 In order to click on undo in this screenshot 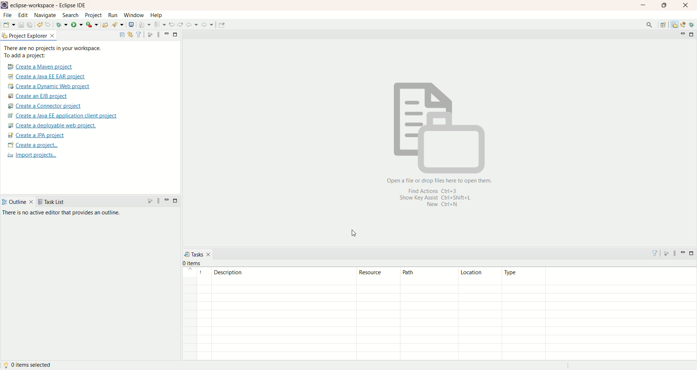, I will do `click(40, 24)`.